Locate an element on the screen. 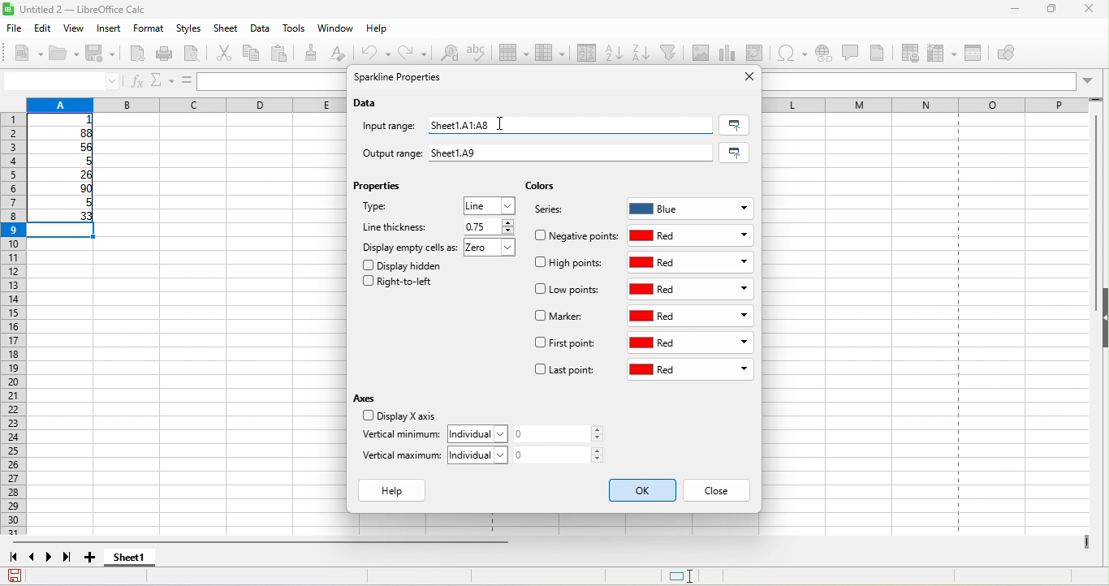 The width and height of the screenshot is (1109, 586). blue is located at coordinates (691, 206).